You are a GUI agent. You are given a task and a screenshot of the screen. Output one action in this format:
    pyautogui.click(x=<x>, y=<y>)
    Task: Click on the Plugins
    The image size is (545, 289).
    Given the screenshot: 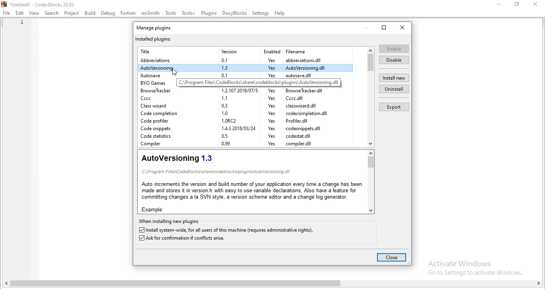 What is the action you would take?
    pyautogui.click(x=209, y=12)
    